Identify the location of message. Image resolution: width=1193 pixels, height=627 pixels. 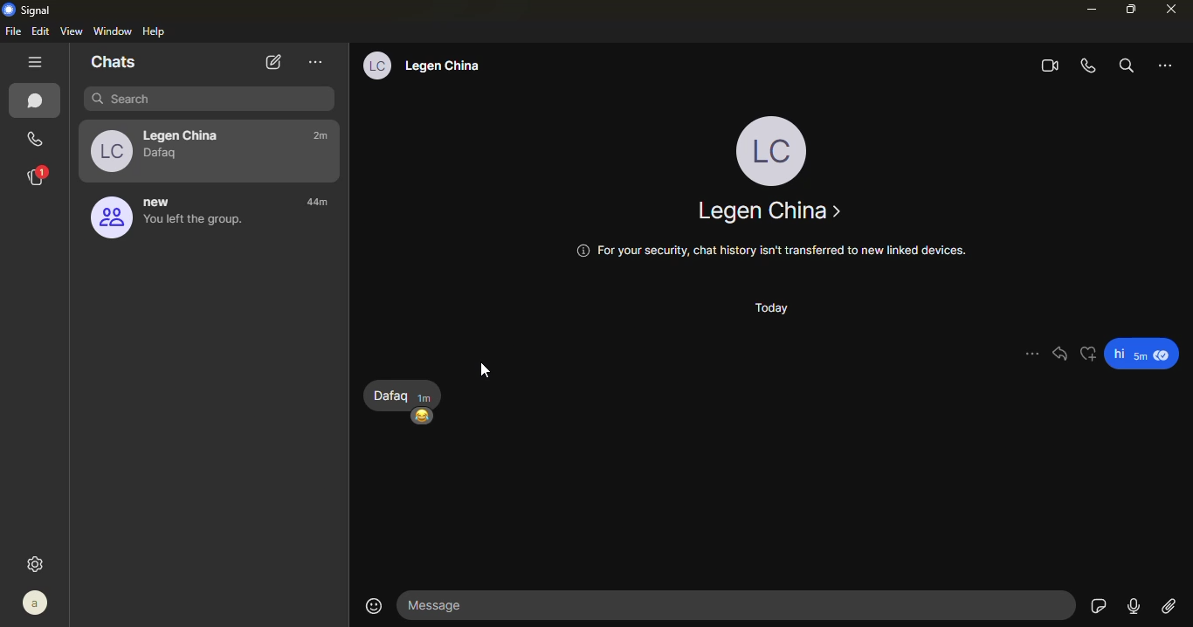
(740, 603).